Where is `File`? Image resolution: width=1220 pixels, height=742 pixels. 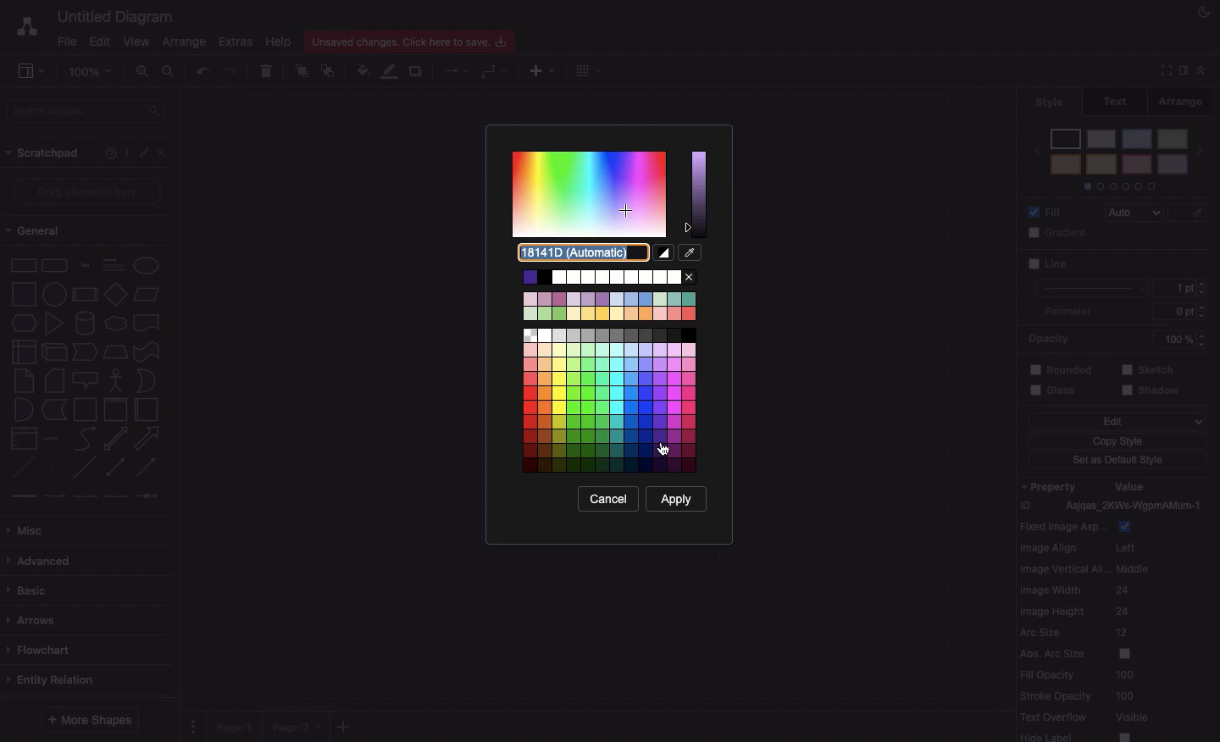
File is located at coordinates (67, 40).